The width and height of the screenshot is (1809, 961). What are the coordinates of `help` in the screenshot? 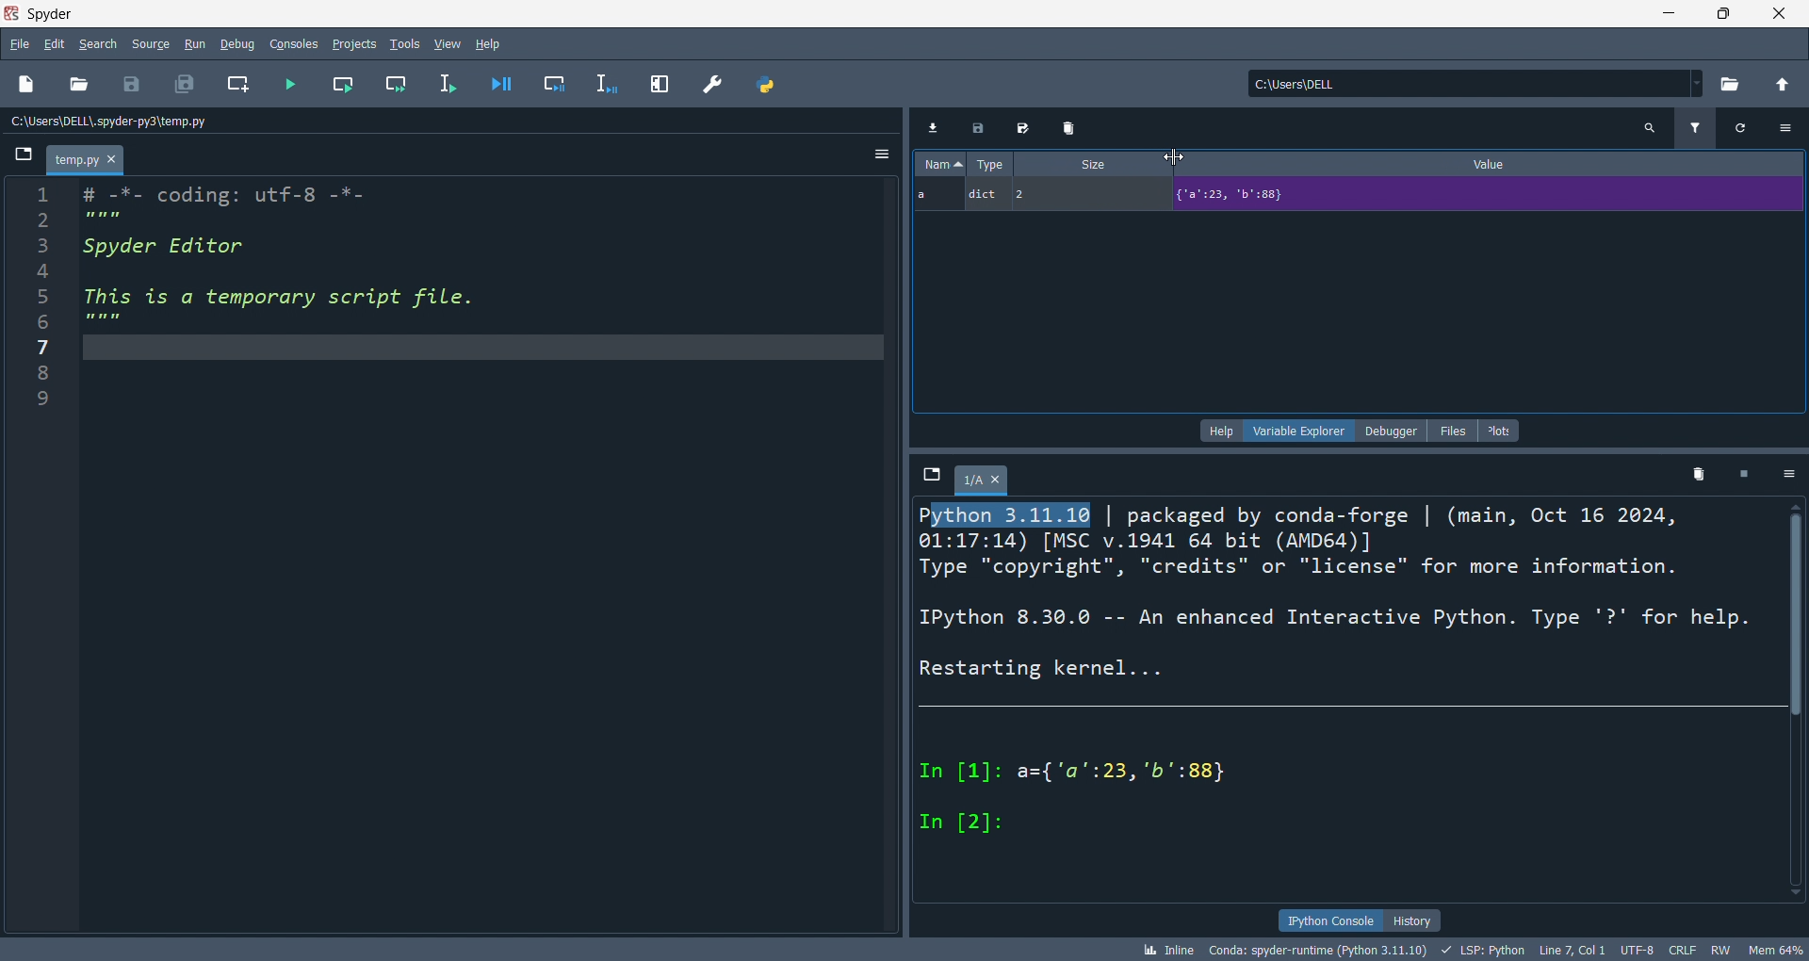 It's located at (1217, 431).